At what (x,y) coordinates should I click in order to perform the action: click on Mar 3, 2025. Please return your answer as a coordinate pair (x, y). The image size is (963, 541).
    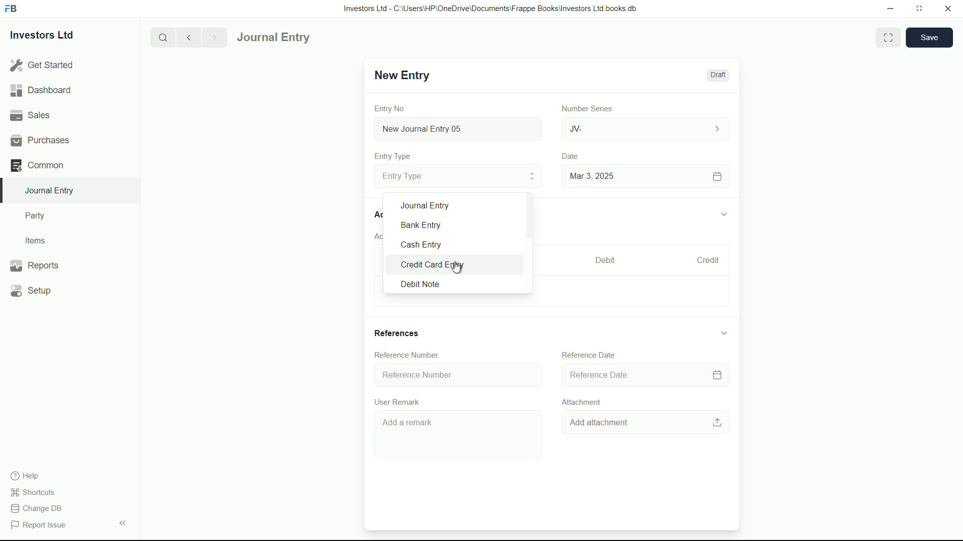
    Looking at the image, I should click on (644, 176).